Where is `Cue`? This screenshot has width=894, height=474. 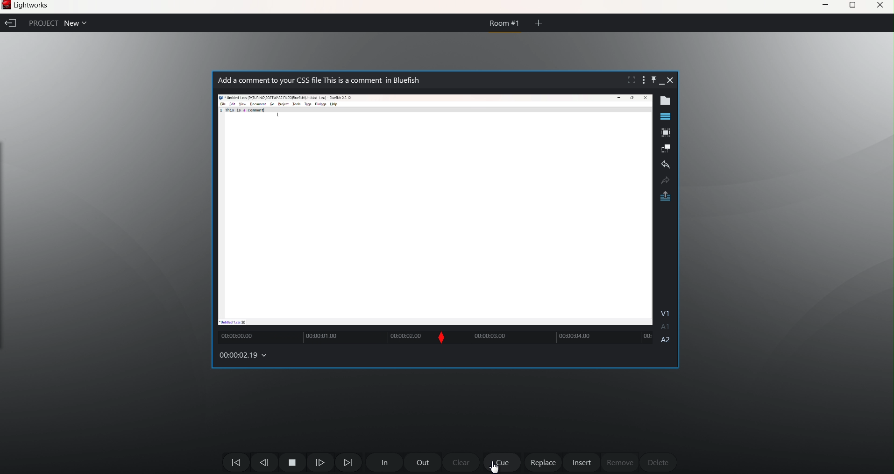
Cue is located at coordinates (504, 463).